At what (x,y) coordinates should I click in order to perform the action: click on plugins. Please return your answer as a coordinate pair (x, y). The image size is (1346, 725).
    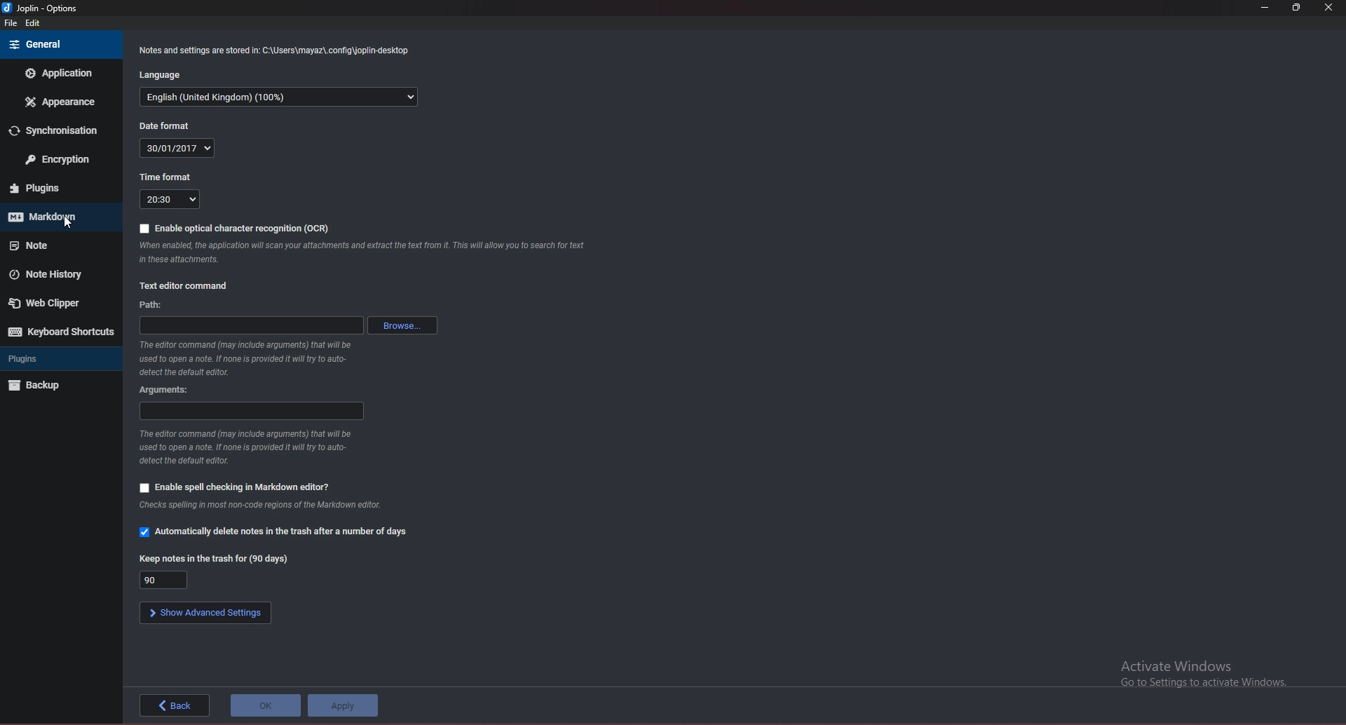
    Looking at the image, I should click on (60, 189).